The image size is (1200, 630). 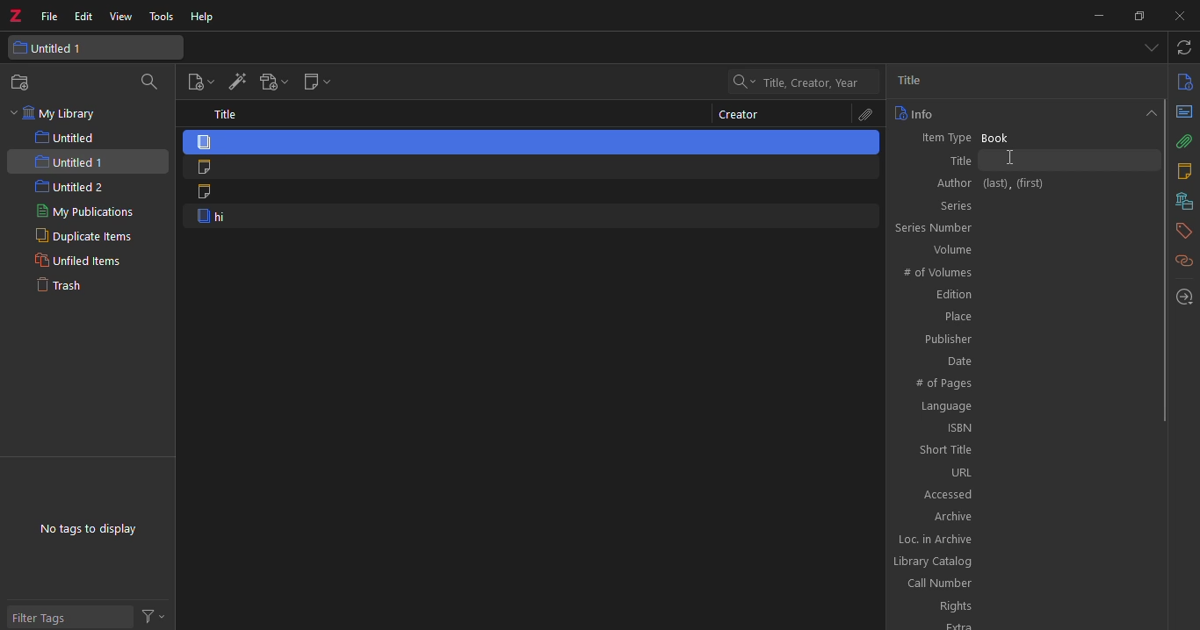 What do you see at coordinates (529, 168) in the screenshot?
I see `note` at bounding box center [529, 168].